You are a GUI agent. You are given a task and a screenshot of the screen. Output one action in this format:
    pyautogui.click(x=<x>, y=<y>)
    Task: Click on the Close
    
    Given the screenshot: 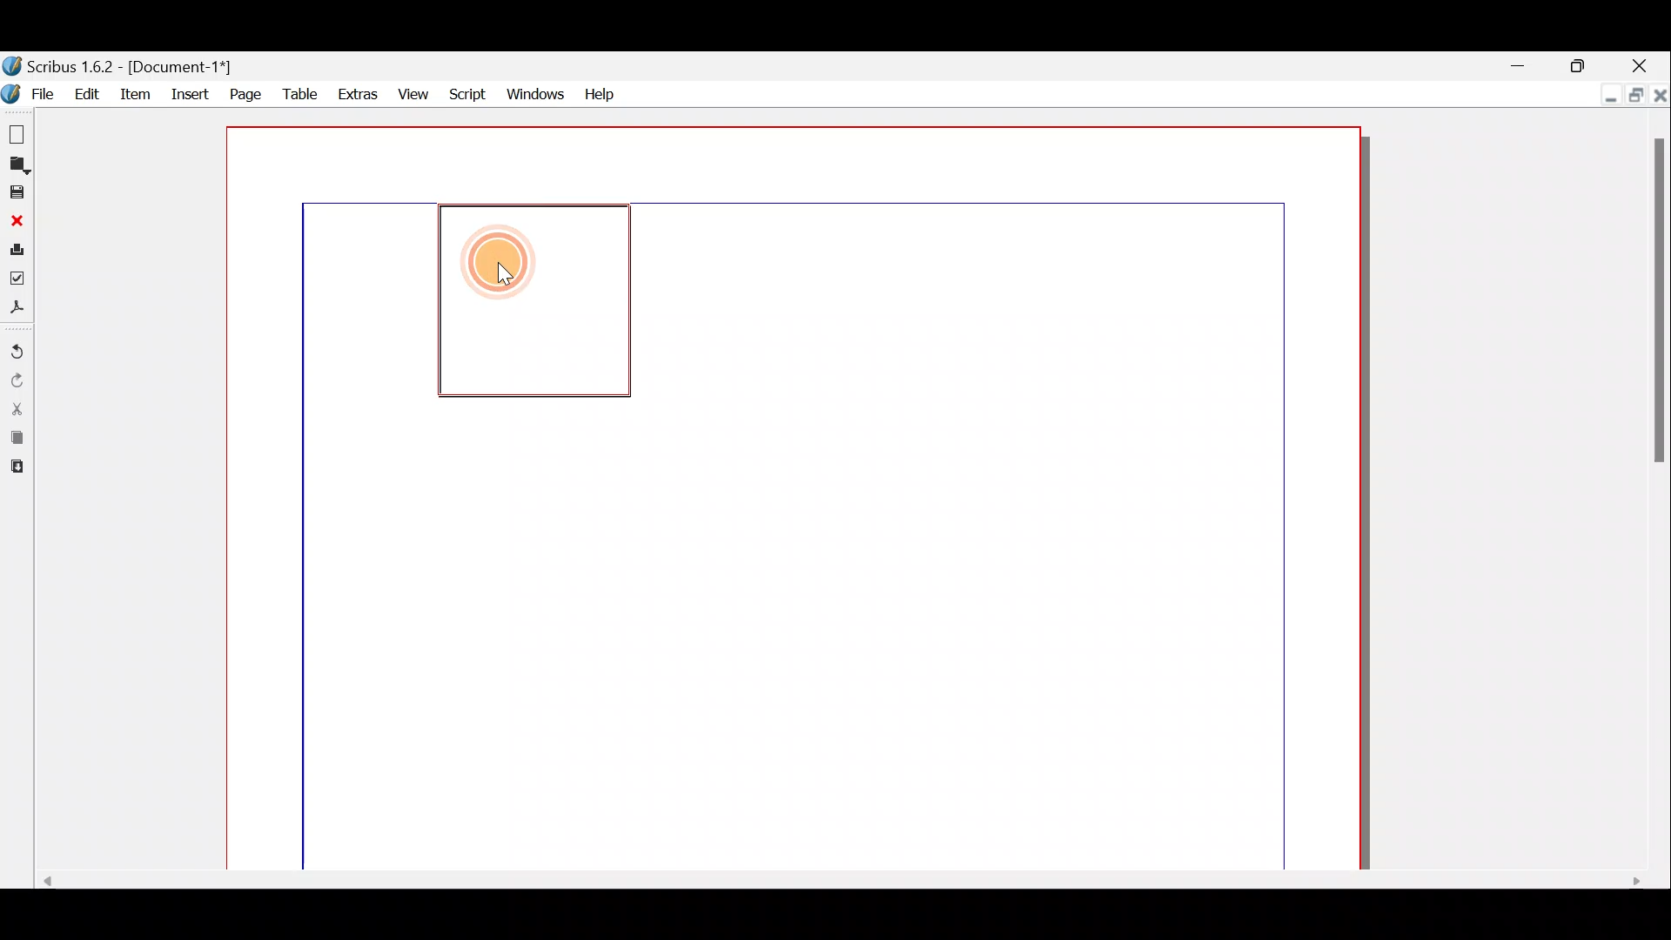 What is the action you would take?
    pyautogui.click(x=16, y=221)
    